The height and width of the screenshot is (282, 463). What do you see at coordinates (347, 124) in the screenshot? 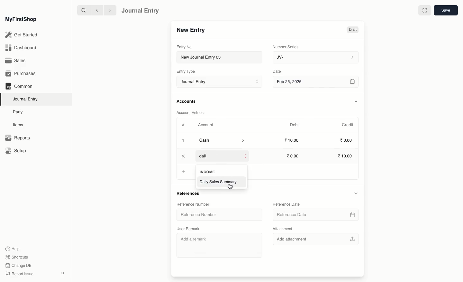
I see `Credit` at bounding box center [347, 124].